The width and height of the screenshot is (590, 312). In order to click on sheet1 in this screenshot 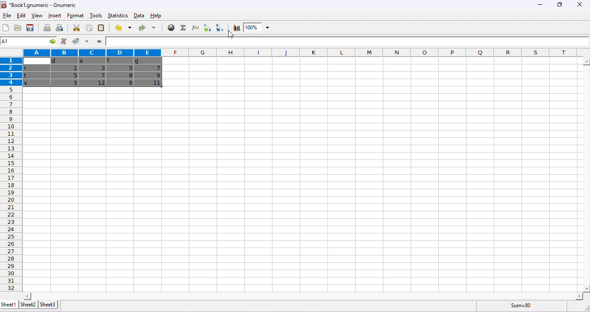, I will do `click(9, 304)`.